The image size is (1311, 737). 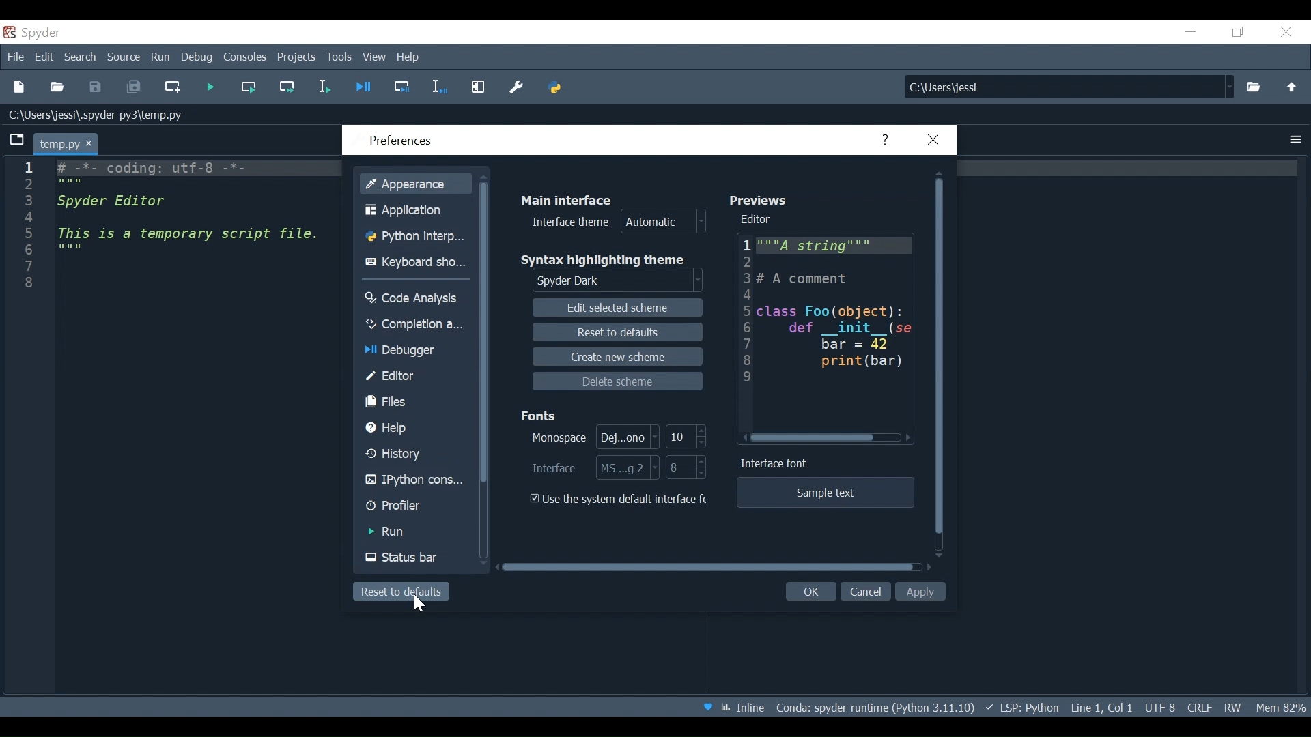 I want to click on Toggle between inline and interactive Matplotlib plotting, so click(x=744, y=709).